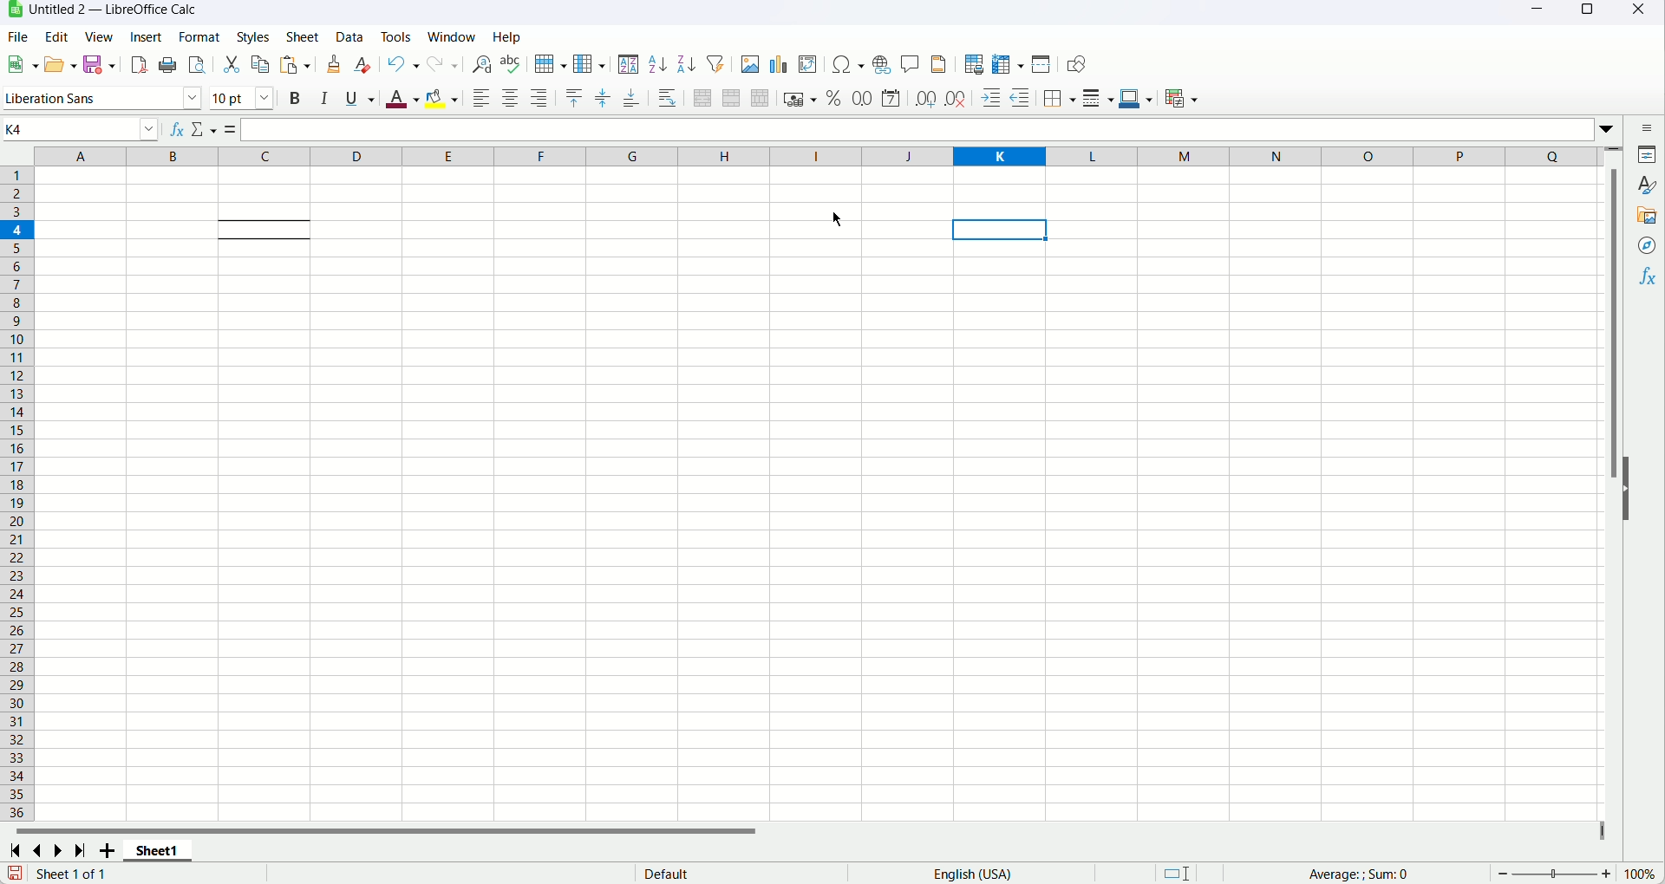 Image resolution: width=1665 pixels, height=884 pixels. Describe the element at coordinates (779, 64) in the screenshot. I see `Insert chart` at that location.